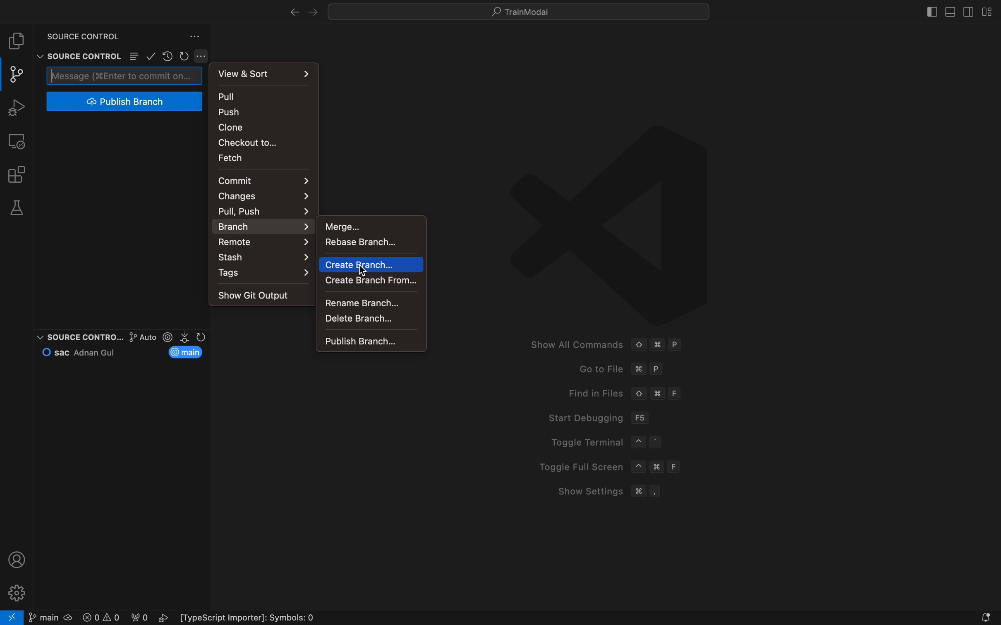 This screenshot has height=625, width=1001. I want to click on error logs, so click(203, 618).